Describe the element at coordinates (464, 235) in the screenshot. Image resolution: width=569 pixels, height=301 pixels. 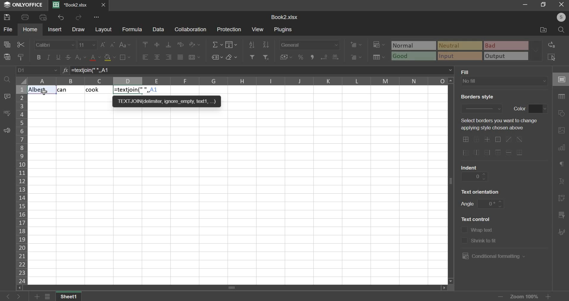
I see `text control` at that location.